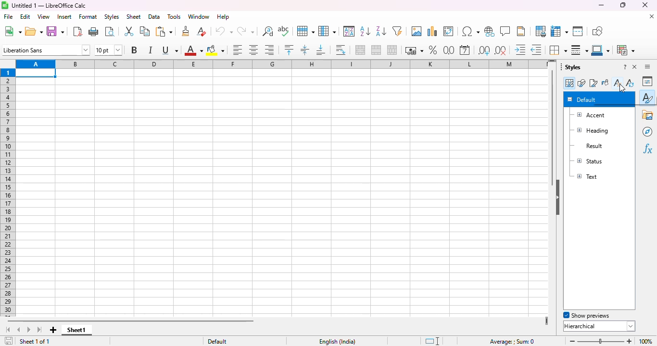 The height and width of the screenshot is (346, 657). I want to click on update style, so click(630, 82).